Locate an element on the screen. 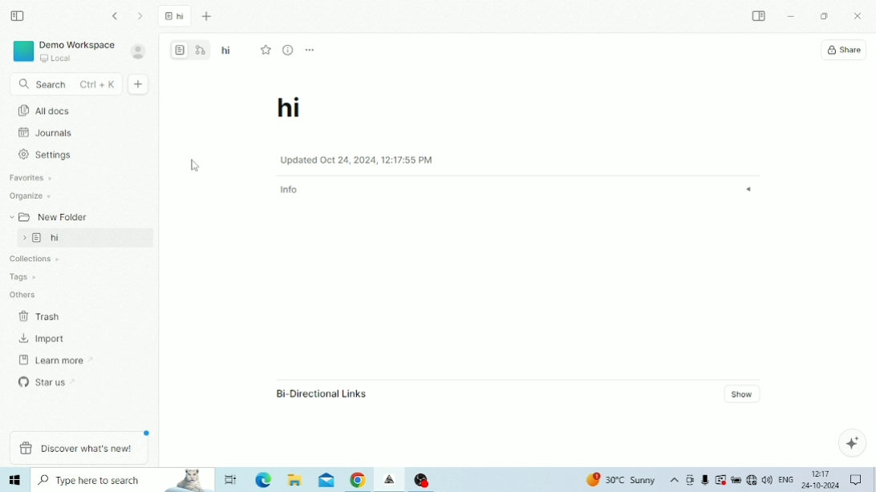  New tab is located at coordinates (209, 18).